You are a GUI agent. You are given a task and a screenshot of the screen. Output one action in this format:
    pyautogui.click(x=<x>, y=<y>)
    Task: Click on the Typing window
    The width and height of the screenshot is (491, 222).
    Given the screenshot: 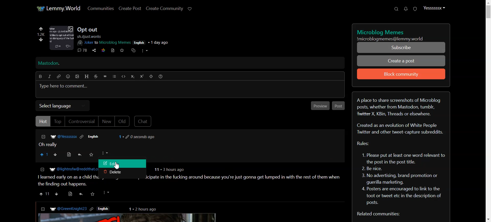 What is the action you would take?
    pyautogui.click(x=190, y=90)
    